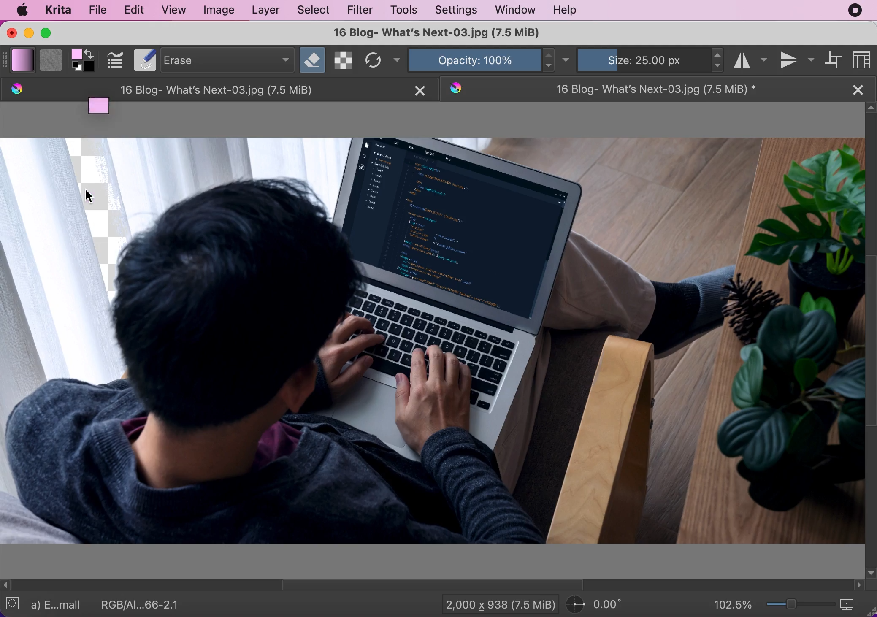  I want to click on opacity: 100%, so click(472, 60).